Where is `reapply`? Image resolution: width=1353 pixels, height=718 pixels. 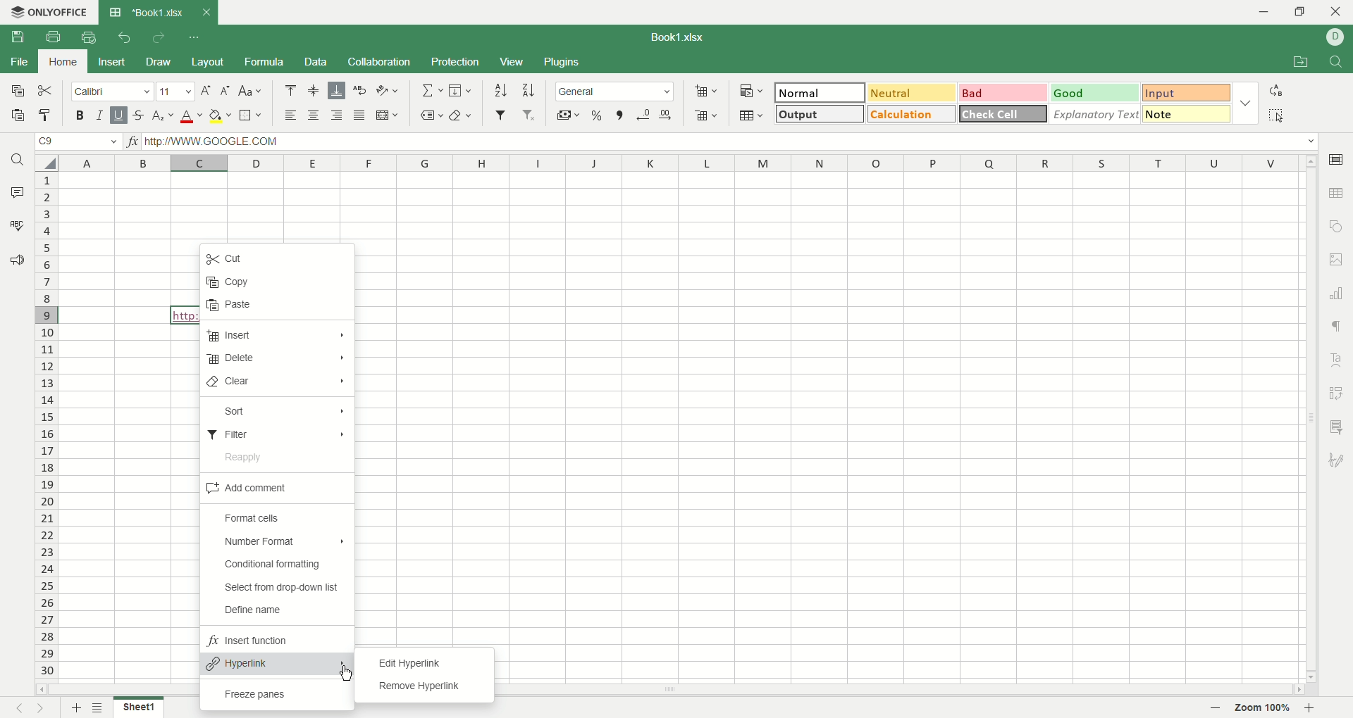 reapply is located at coordinates (251, 458).